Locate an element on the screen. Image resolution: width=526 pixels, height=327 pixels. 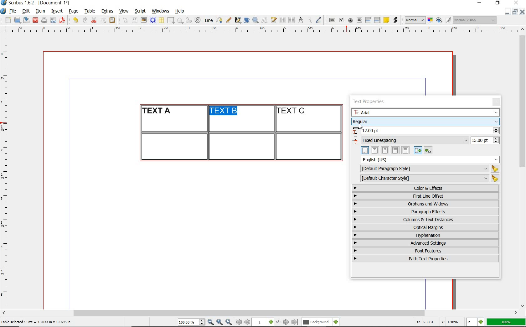
fixed linespacing is located at coordinates (426, 141).